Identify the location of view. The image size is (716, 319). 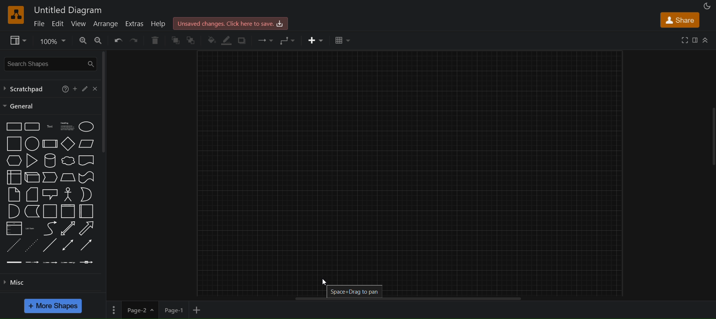
(79, 23).